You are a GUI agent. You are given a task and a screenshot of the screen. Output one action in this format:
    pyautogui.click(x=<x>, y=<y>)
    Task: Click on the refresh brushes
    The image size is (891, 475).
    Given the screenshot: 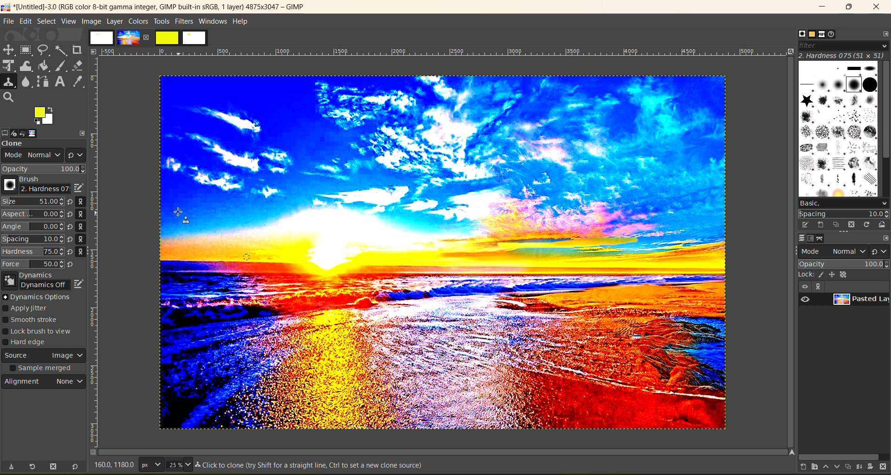 What is the action you would take?
    pyautogui.click(x=866, y=225)
    